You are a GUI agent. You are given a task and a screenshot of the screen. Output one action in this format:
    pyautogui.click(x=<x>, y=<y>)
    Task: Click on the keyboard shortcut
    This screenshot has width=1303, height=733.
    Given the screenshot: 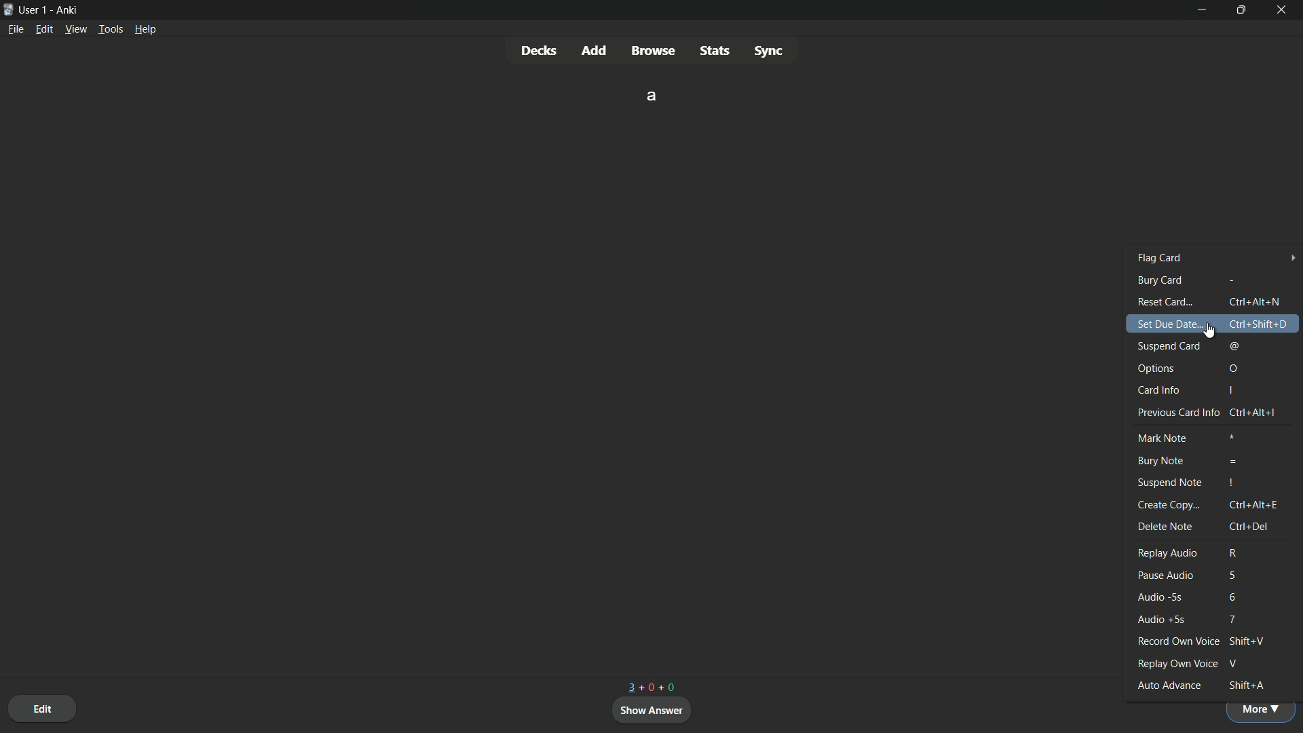 What is the action you would take?
    pyautogui.click(x=1247, y=526)
    